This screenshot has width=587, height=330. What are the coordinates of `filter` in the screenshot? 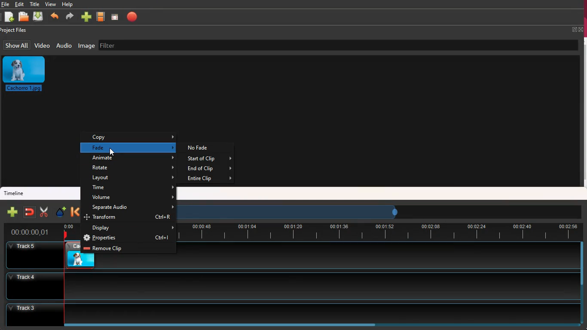 It's located at (112, 45).